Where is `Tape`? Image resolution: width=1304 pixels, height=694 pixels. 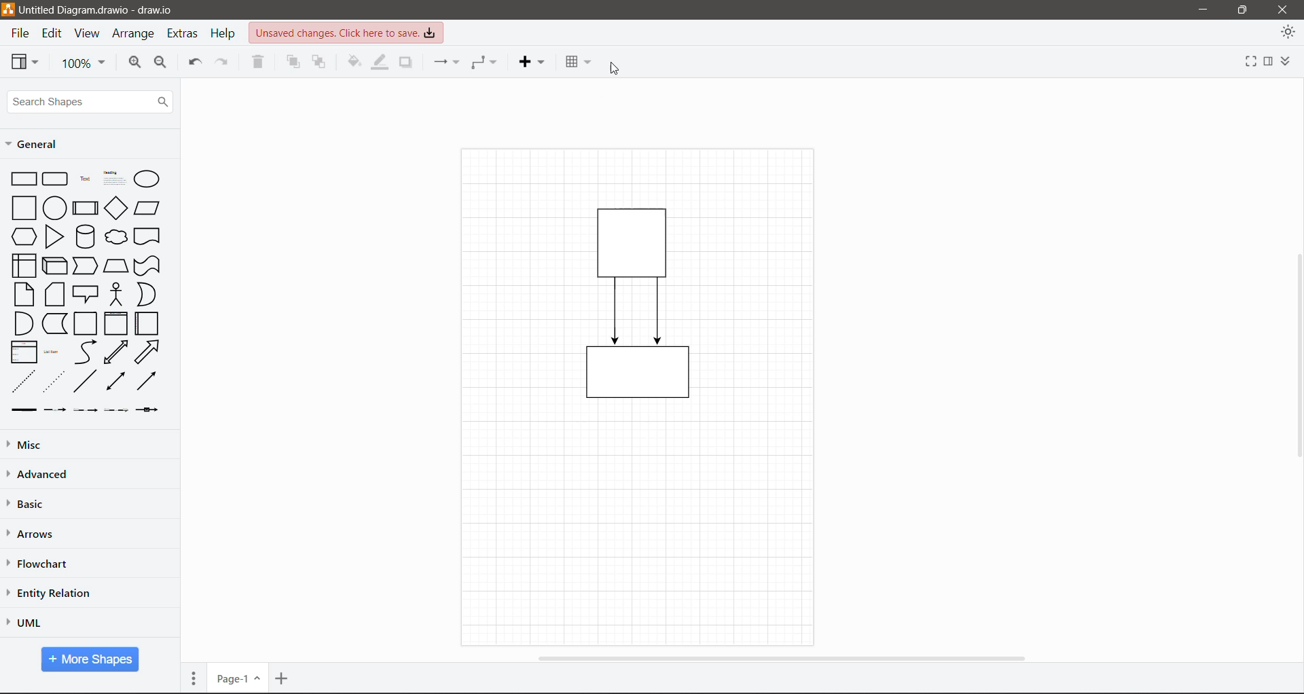 Tape is located at coordinates (149, 265).